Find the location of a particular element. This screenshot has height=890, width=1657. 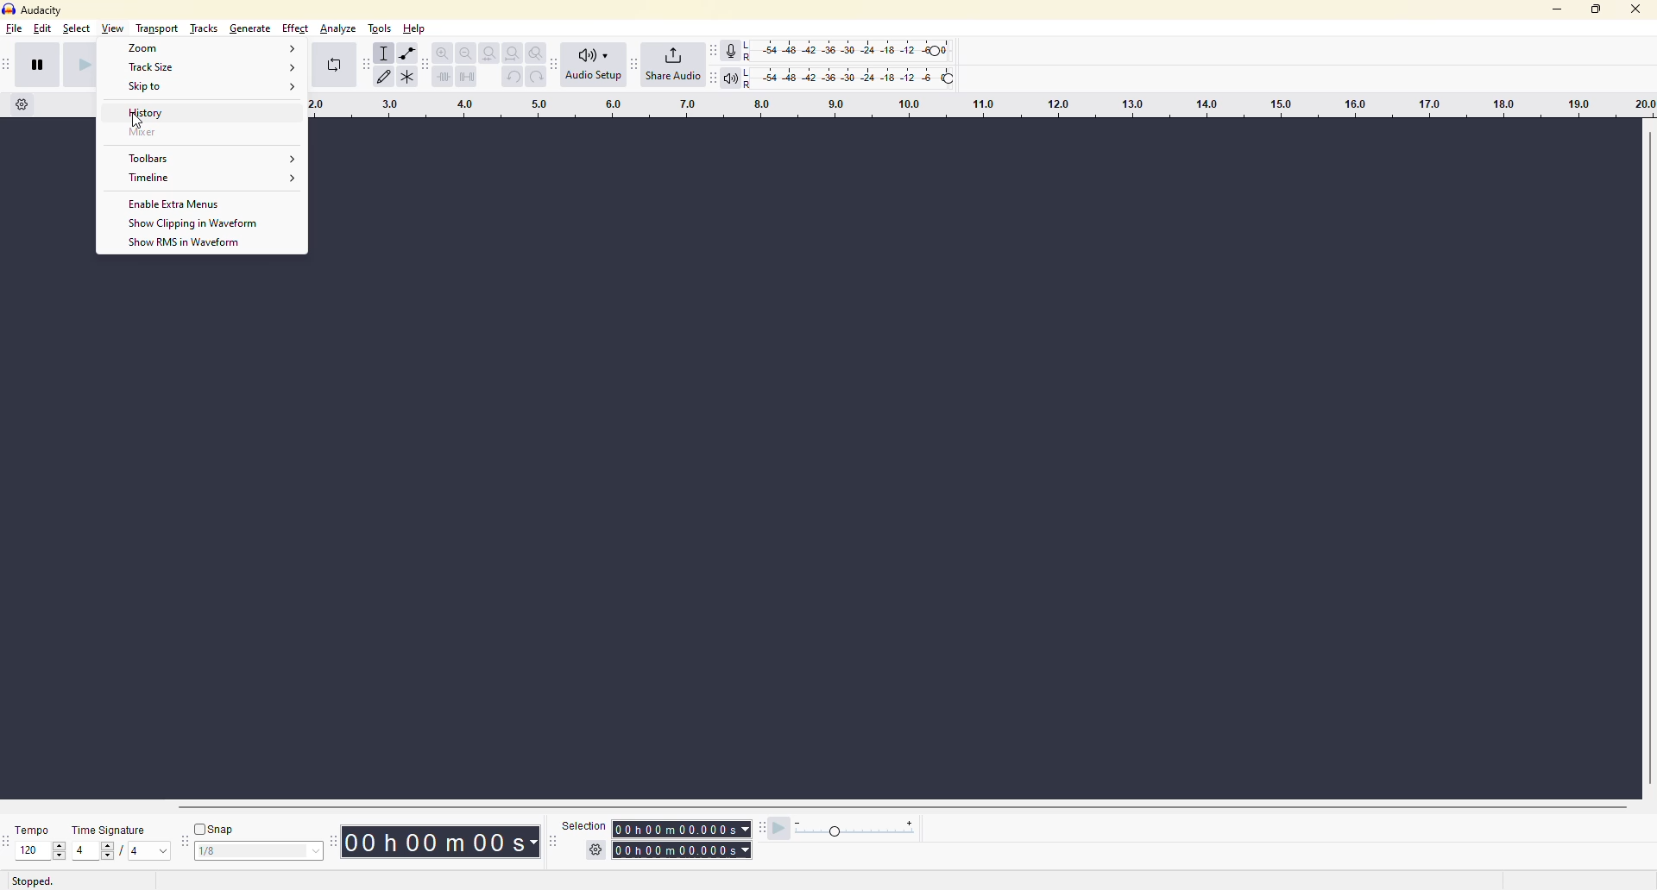

close is located at coordinates (1633, 13).